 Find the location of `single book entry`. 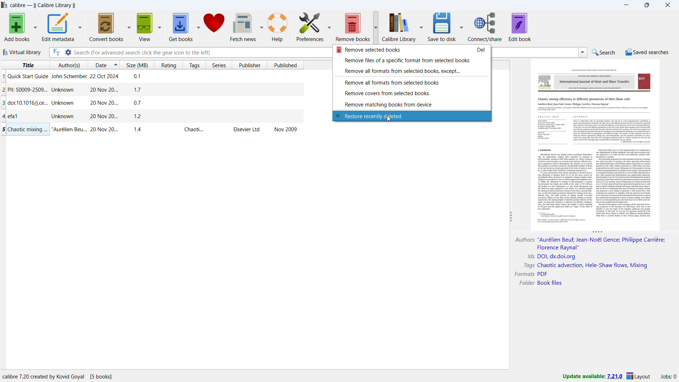

single book entry is located at coordinates (152, 130).